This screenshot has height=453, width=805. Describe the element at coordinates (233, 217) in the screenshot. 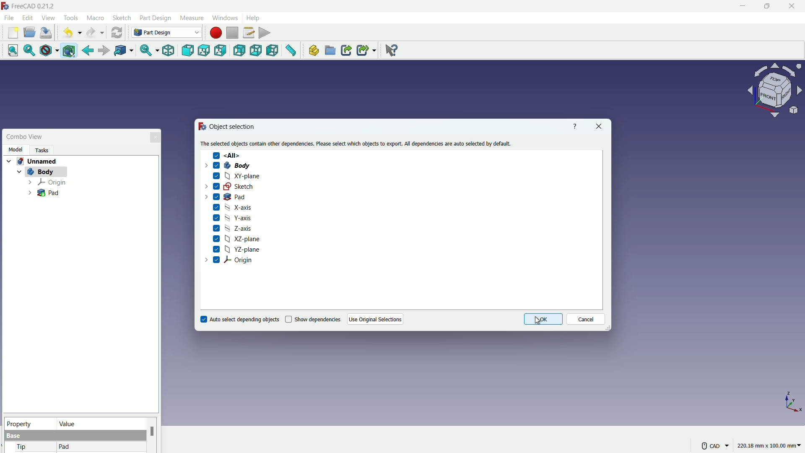

I see `Y-axis` at that location.